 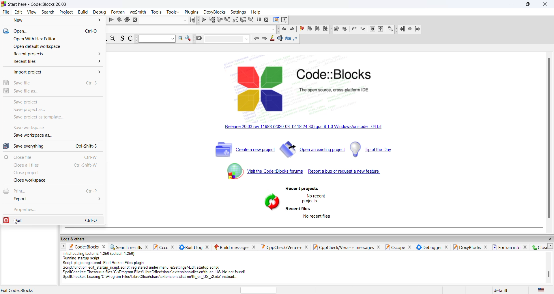 What do you see at coordinates (45, 4) in the screenshot?
I see `title` at bounding box center [45, 4].